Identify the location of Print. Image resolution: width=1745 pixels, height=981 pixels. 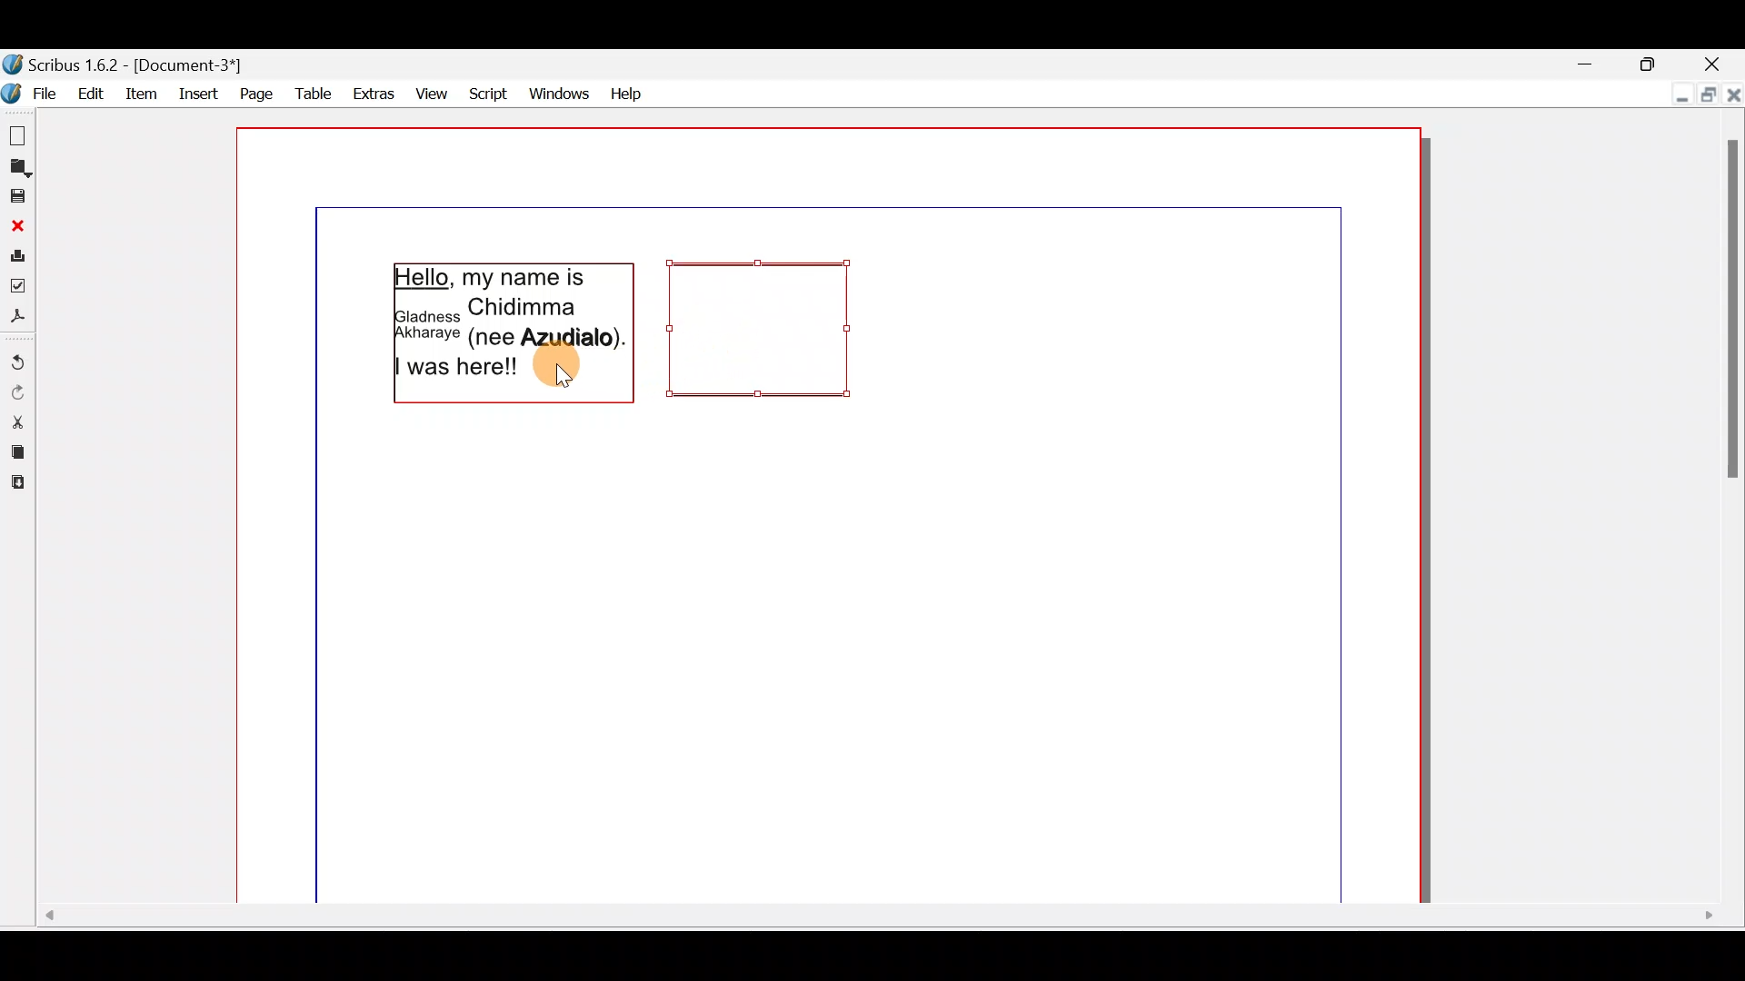
(17, 253).